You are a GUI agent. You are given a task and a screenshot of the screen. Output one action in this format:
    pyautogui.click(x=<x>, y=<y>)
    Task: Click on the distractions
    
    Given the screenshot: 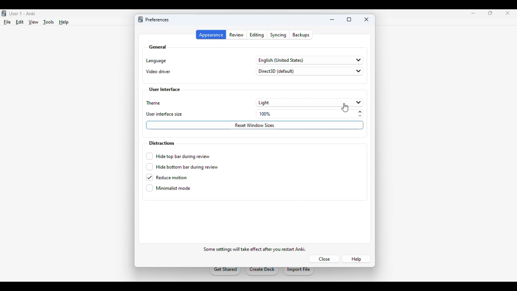 What is the action you would take?
    pyautogui.click(x=161, y=143)
    